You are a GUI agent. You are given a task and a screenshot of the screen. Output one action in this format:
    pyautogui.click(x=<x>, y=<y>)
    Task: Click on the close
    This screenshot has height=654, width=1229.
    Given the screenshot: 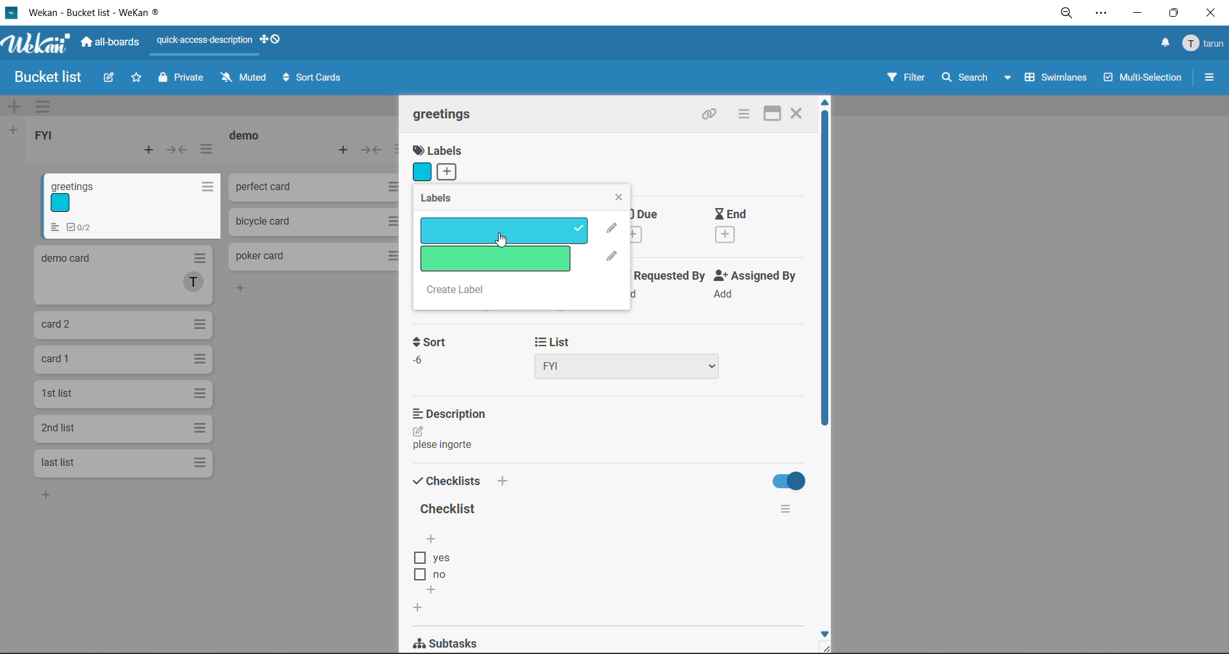 What is the action you would take?
    pyautogui.click(x=618, y=196)
    